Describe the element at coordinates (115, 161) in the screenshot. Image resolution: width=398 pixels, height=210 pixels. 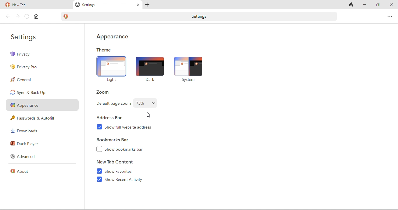
I see `new tab content` at that location.